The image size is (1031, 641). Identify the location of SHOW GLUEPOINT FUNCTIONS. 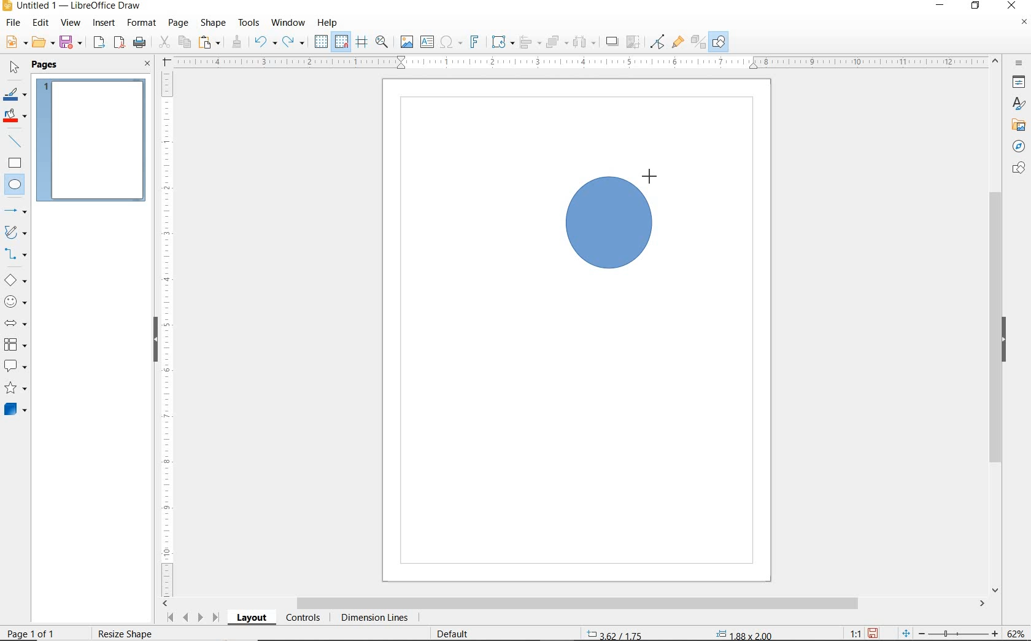
(678, 42).